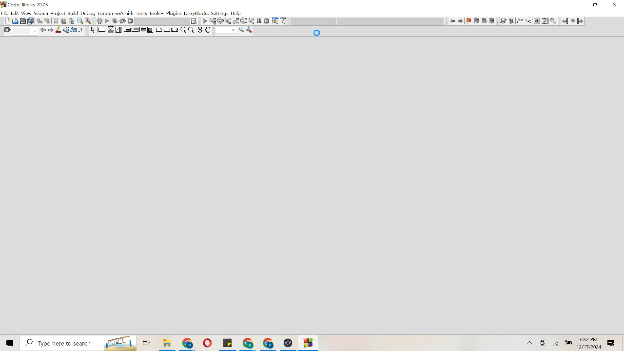 This screenshot has width=624, height=351. Describe the element at coordinates (572, 21) in the screenshot. I see `Pause` at that location.